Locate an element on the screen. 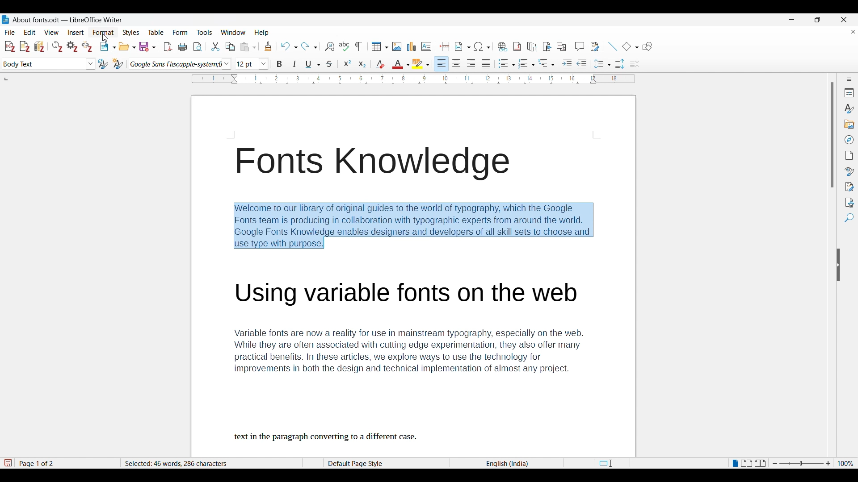  Help menu is located at coordinates (261, 33).